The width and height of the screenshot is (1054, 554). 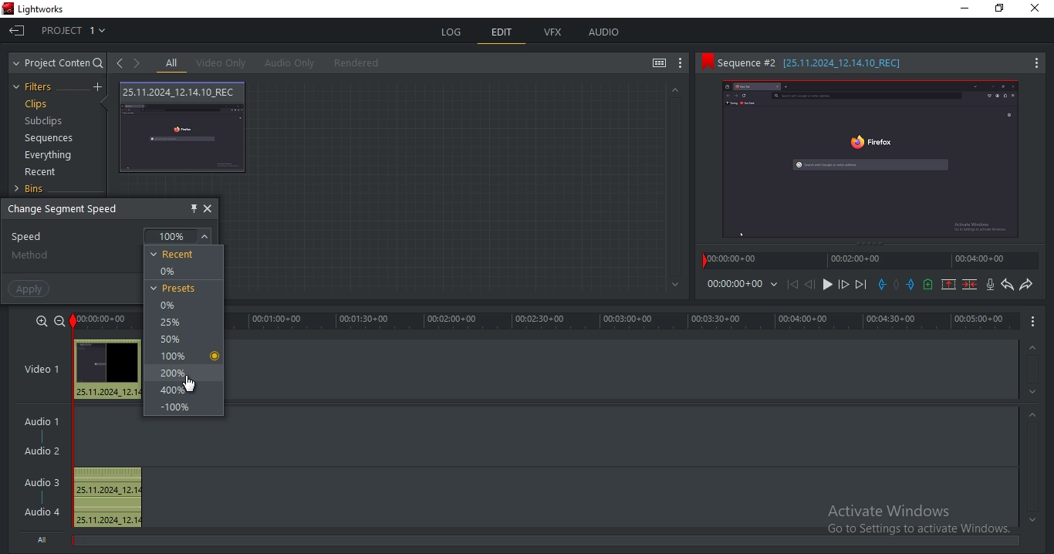 I want to click on video, so click(x=48, y=370).